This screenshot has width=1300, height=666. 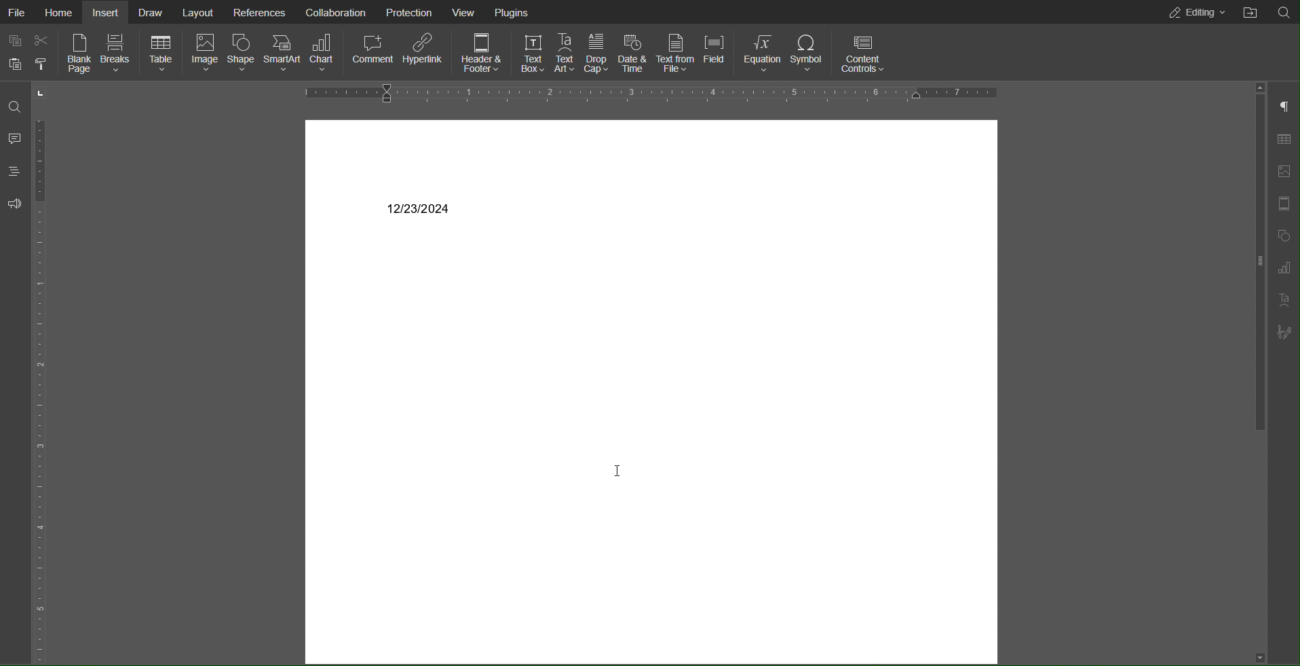 I want to click on Text from File, so click(x=675, y=52).